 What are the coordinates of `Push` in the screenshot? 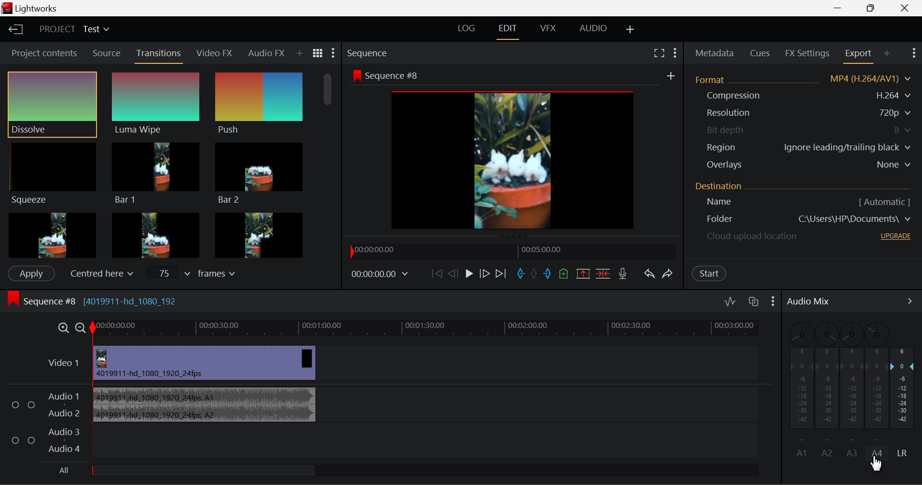 It's located at (259, 104).